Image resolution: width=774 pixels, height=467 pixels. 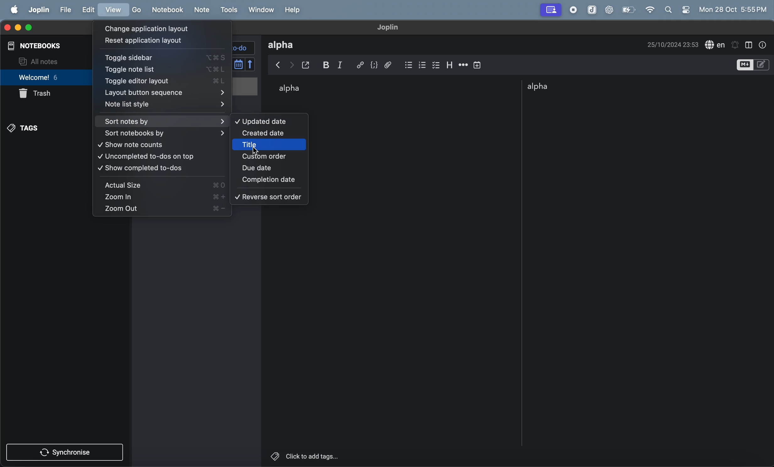 What do you see at coordinates (39, 61) in the screenshot?
I see `All notes` at bounding box center [39, 61].